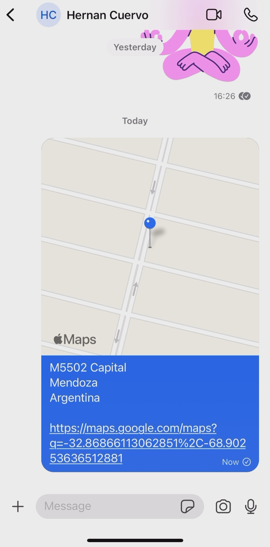  What do you see at coordinates (251, 507) in the screenshot?
I see `voice record` at bounding box center [251, 507].